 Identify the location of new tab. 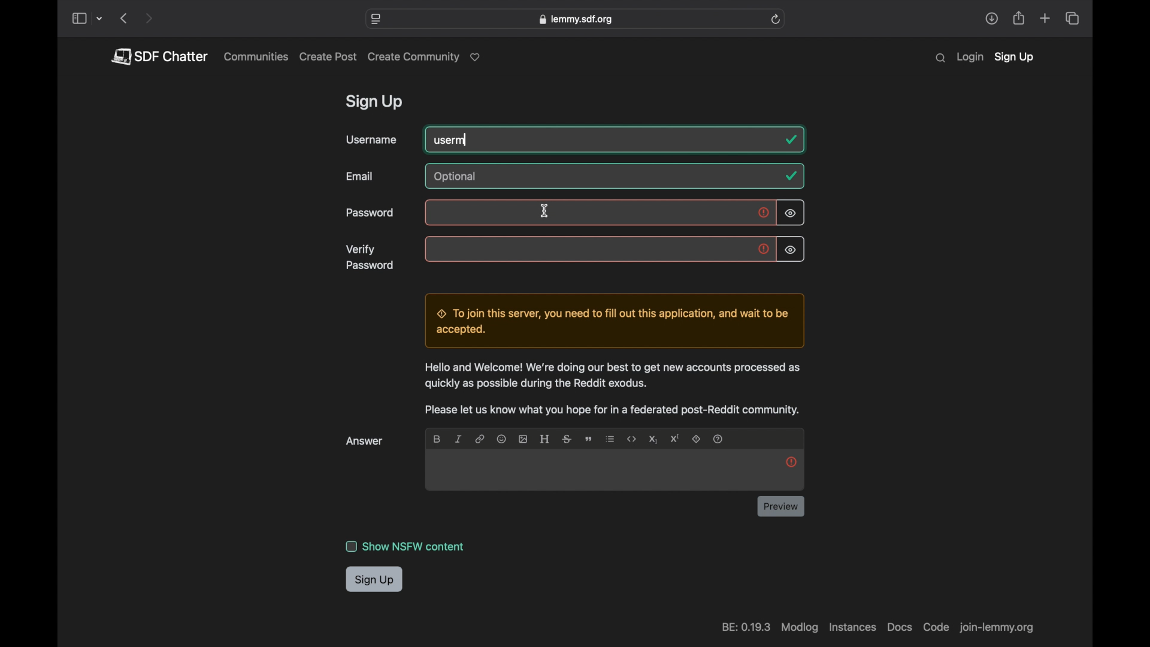
(1046, 18).